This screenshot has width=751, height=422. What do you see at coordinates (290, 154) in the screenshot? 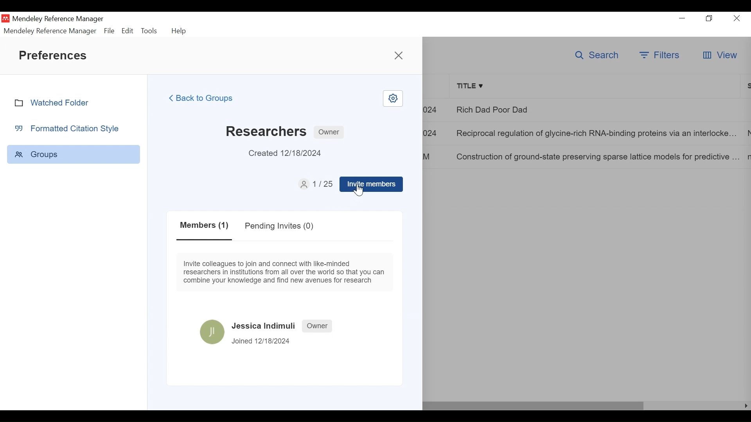
I see `Created 12/18/2024` at bounding box center [290, 154].